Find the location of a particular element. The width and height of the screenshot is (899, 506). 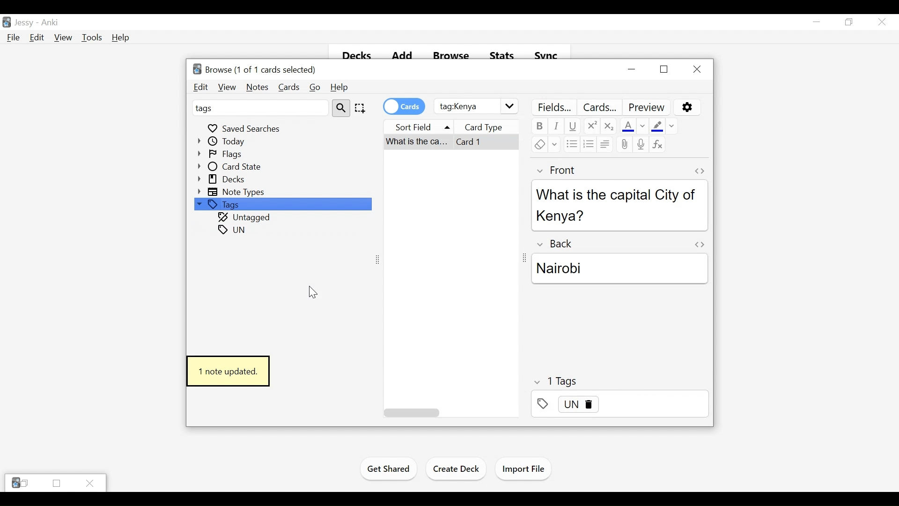

Alignment is located at coordinates (605, 144).